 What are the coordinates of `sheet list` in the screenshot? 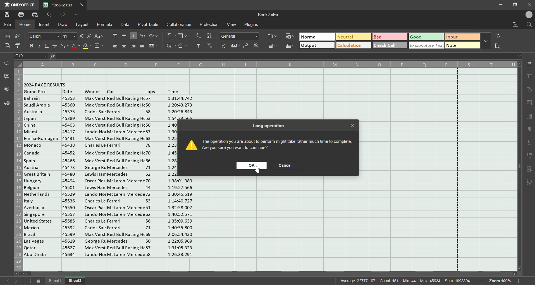 It's located at (39, 281).